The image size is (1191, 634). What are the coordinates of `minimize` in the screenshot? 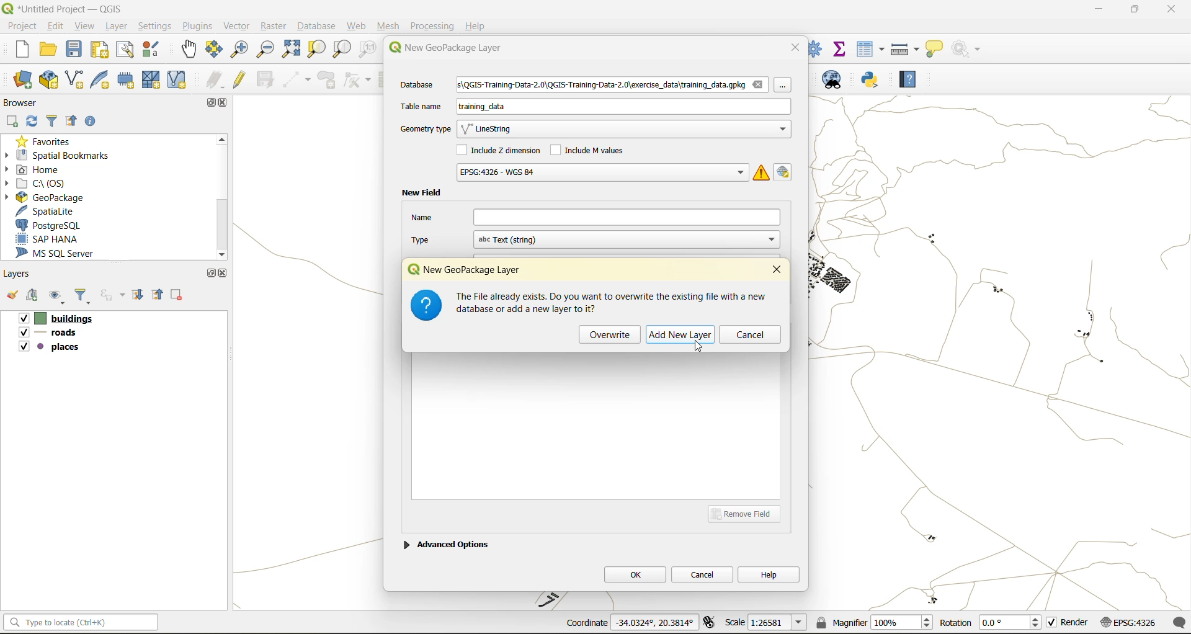 It's located at (1095, 11).